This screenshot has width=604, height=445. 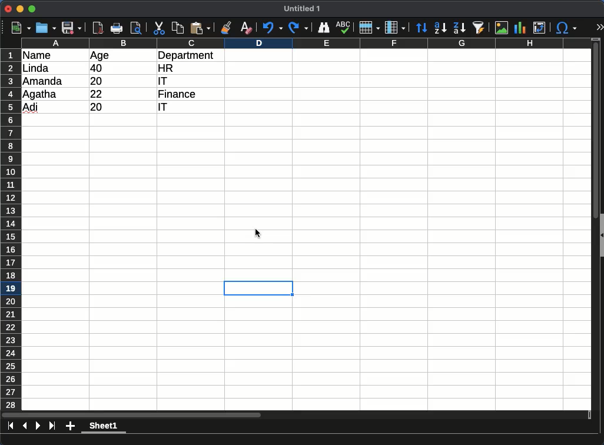 I want to click on redo, so click(x=297, y=28).